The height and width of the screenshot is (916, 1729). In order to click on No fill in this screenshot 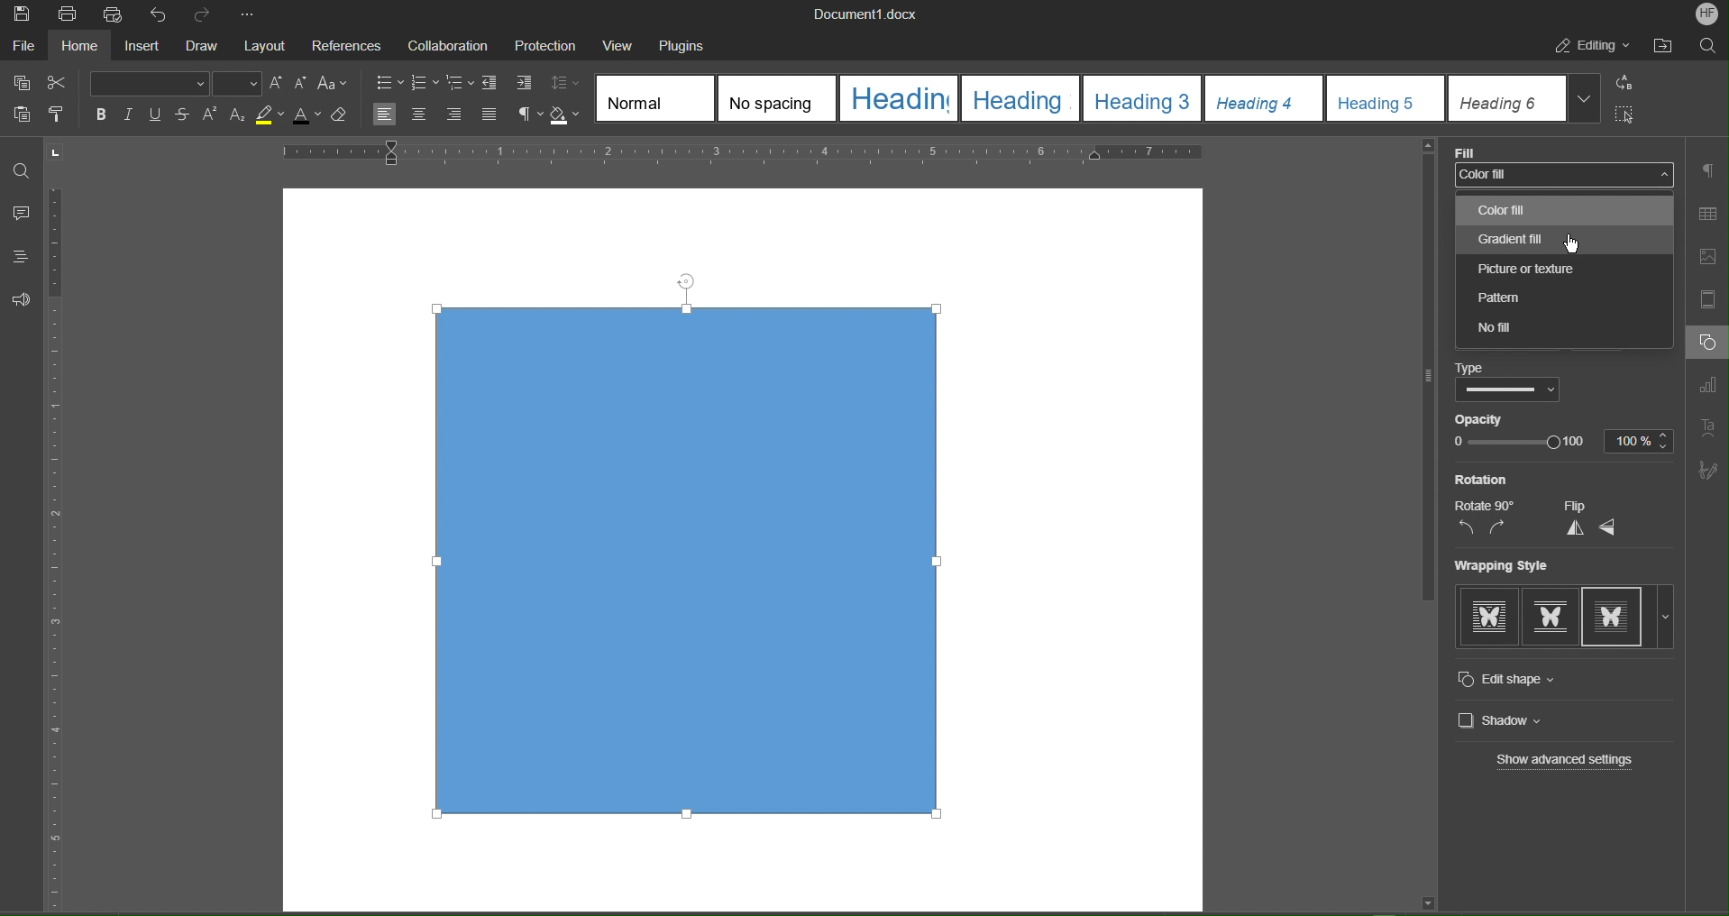, I will do `click(1516, 332)`.